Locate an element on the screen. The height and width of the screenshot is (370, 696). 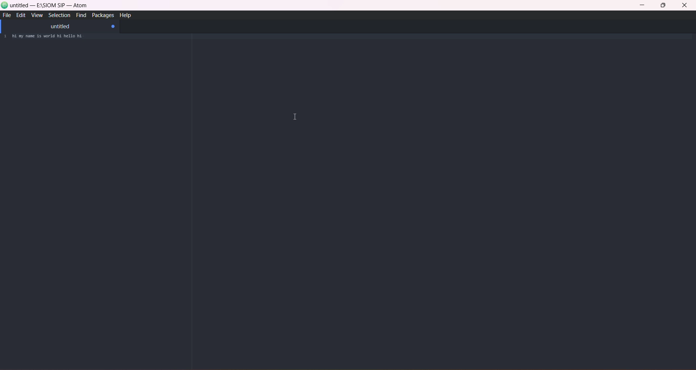
close tab is located at coordinates (113, 27).